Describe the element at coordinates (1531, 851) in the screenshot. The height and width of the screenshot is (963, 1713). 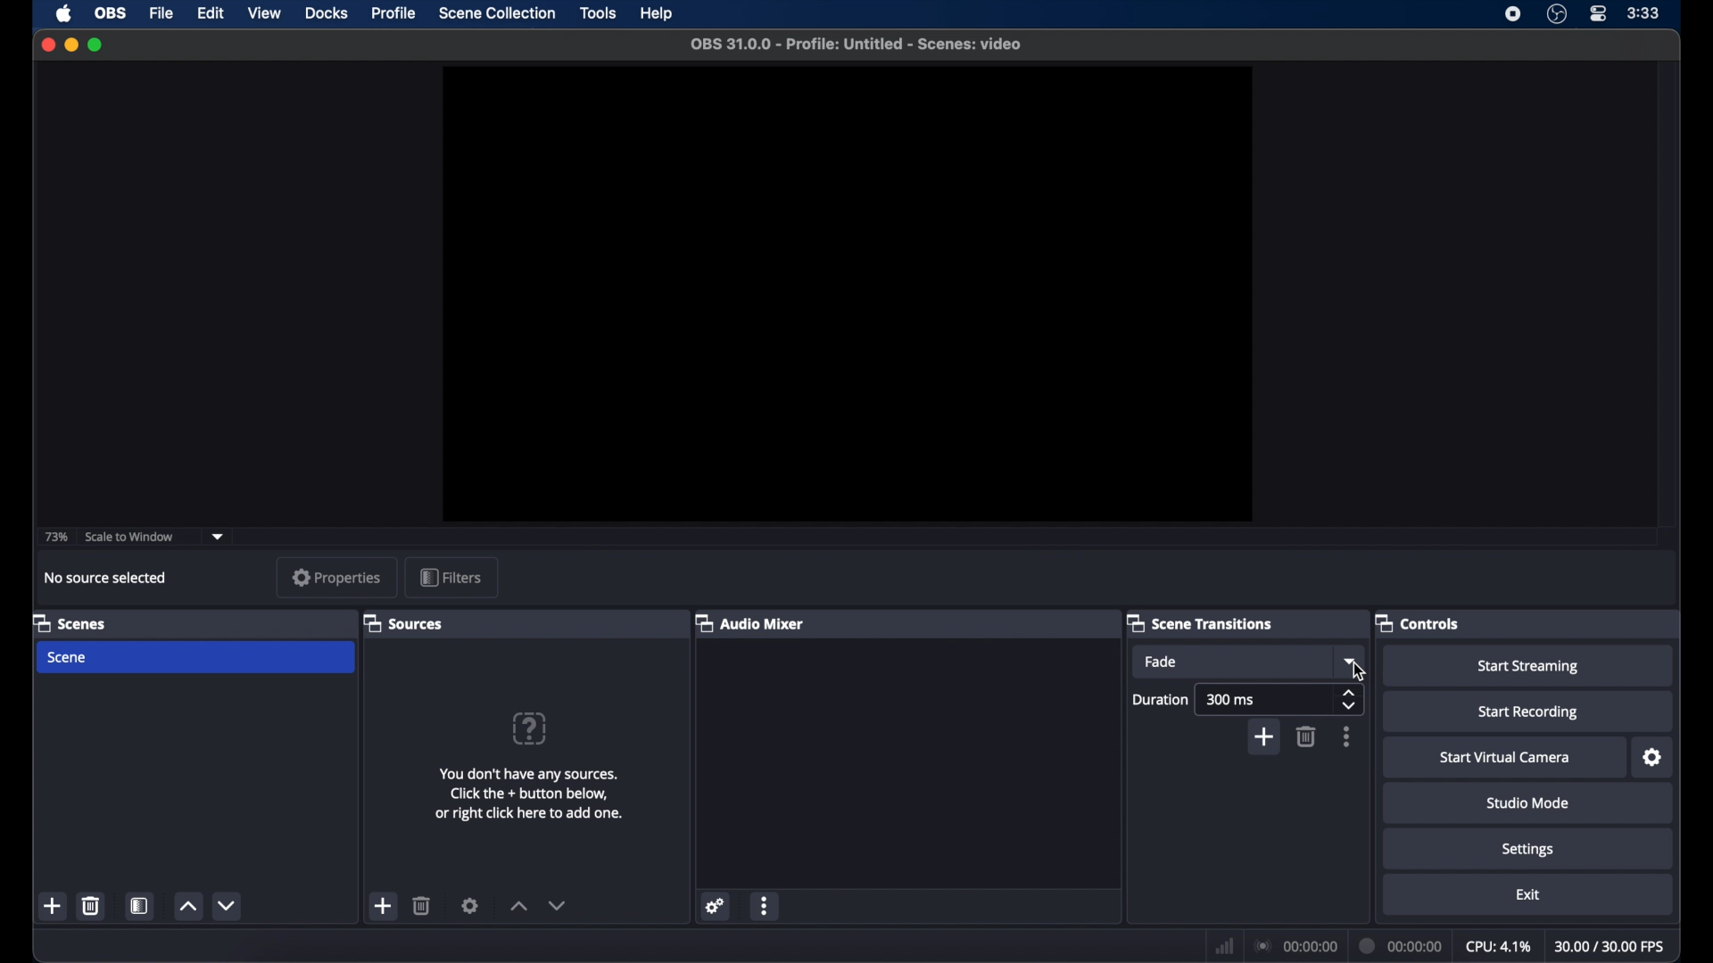
I see `settings` at that location.